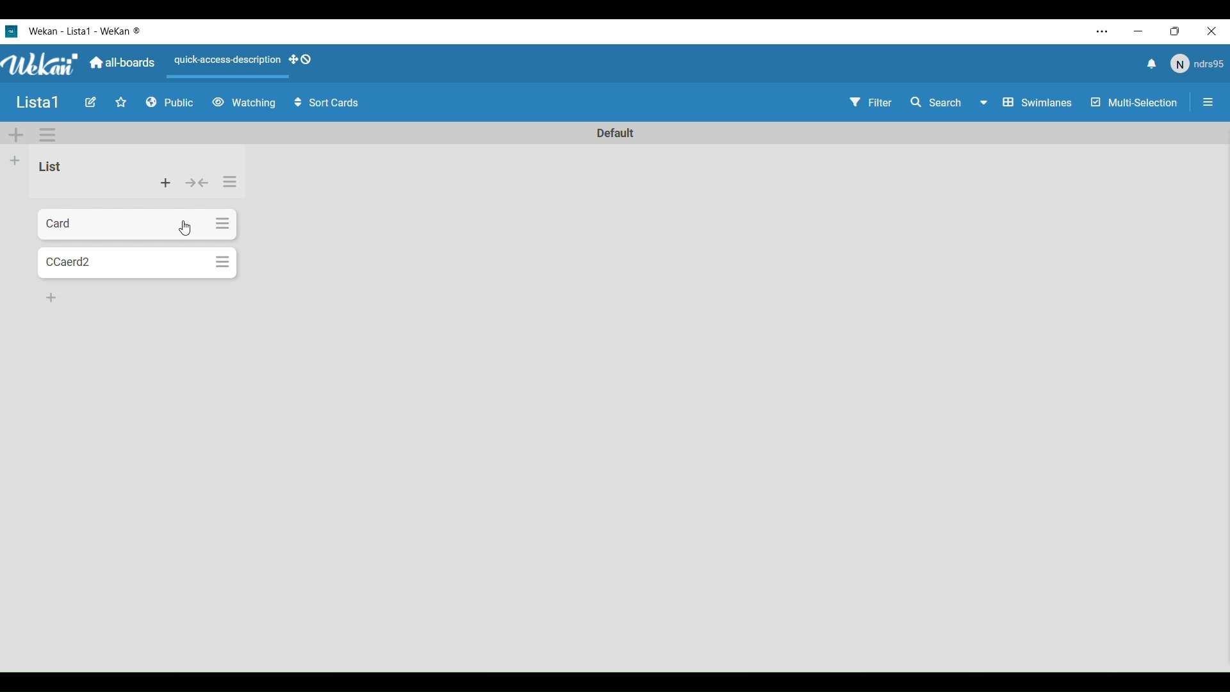 The image size is (1230, 692). Describe the element at coordinates (121, 263) in the screenshot. I see `Card2` at that location.